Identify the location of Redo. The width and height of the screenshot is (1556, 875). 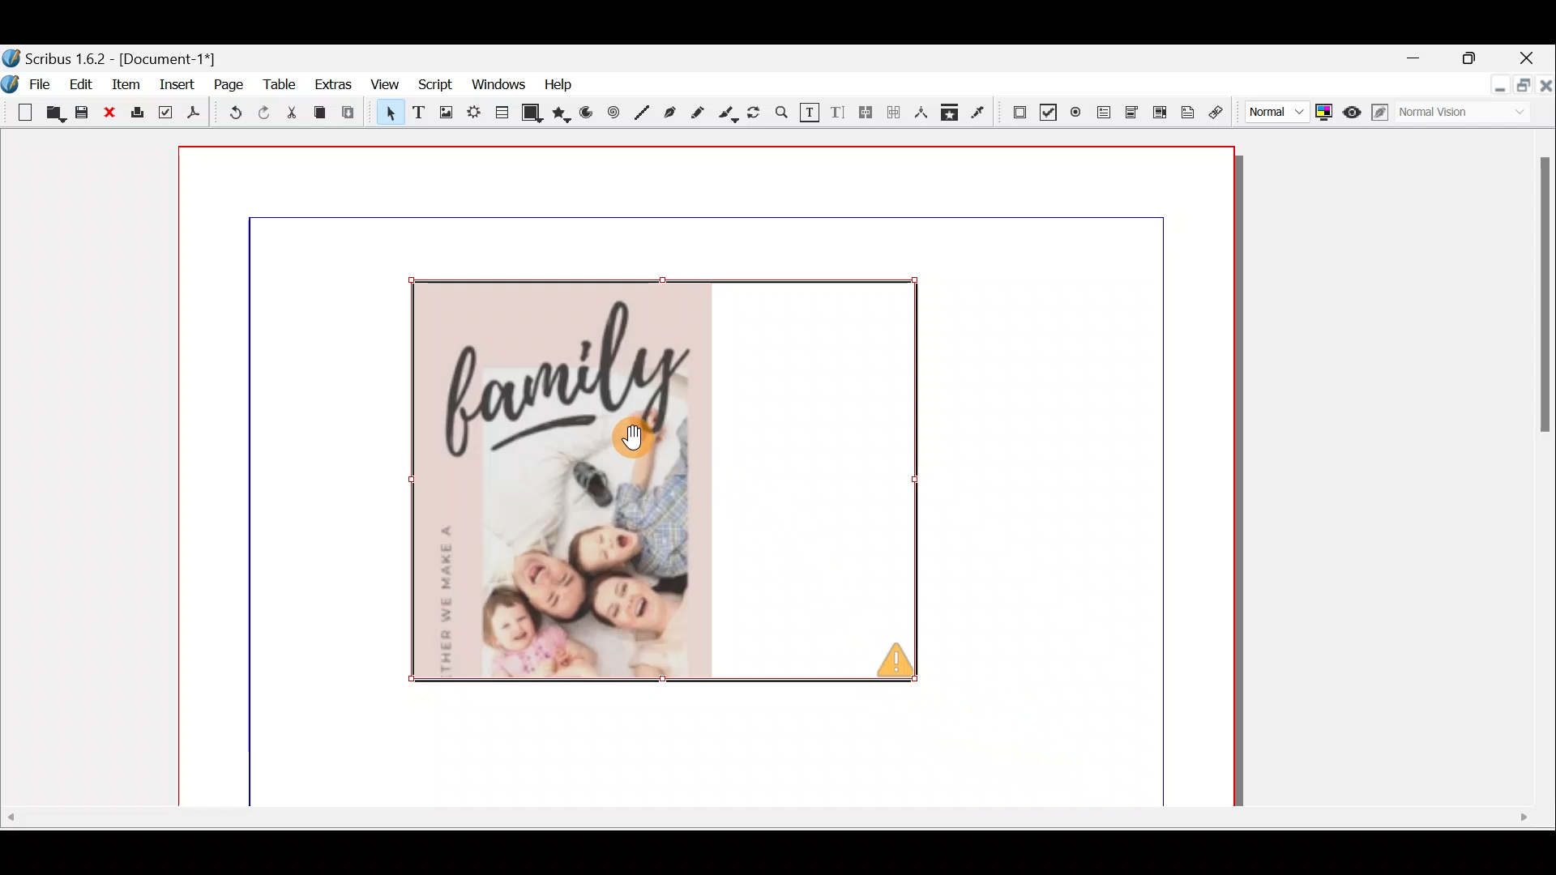
(261, 113).